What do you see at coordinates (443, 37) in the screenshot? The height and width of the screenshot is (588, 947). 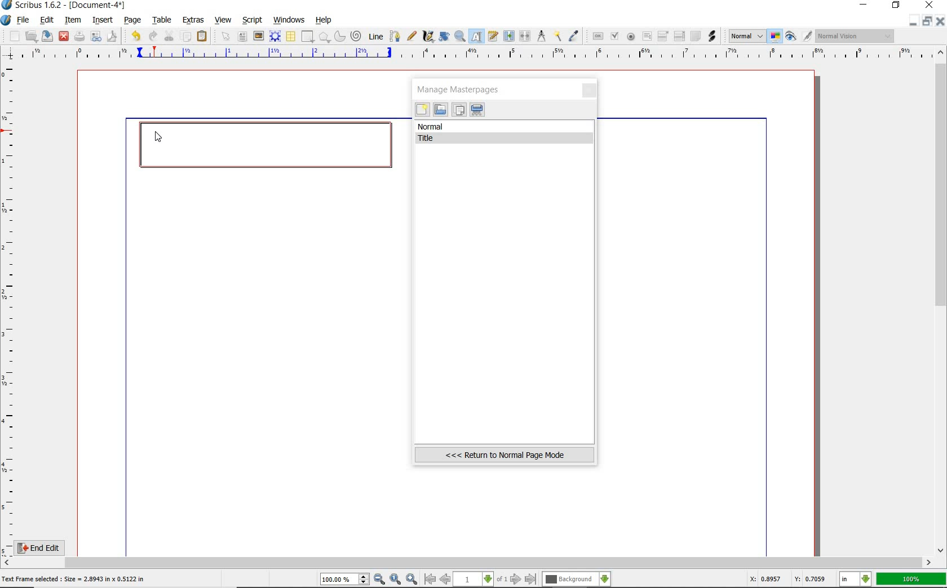 I see `rotate item` at bounding box center [443, 37].